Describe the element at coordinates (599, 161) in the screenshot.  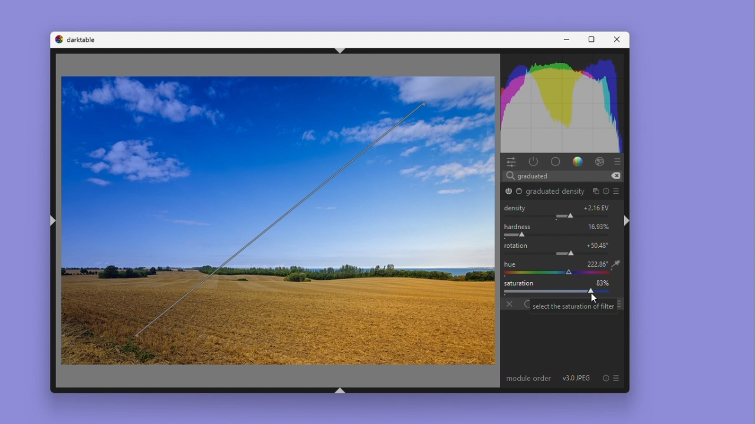
I see `effect` at that location.